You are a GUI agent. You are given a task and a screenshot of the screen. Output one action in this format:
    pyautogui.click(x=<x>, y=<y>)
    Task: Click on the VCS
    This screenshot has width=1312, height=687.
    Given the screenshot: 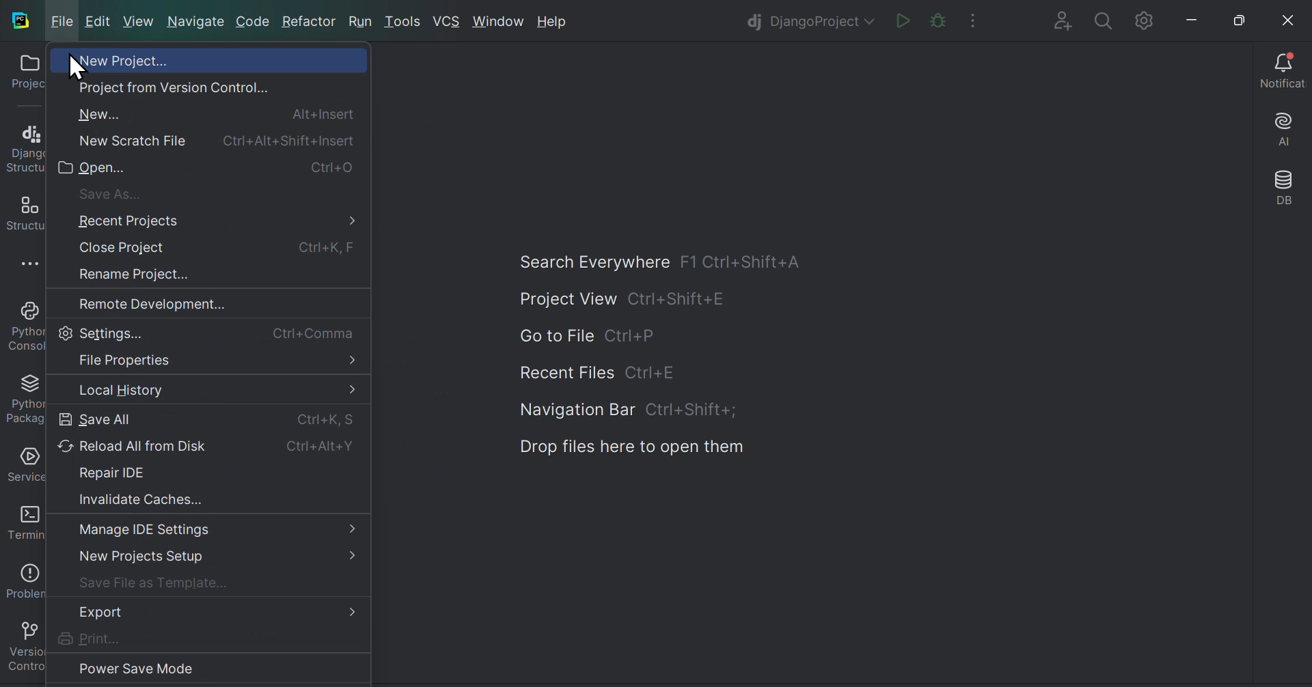 What is the action you would take?
    pyautogui.click(x=446, y=20)
    